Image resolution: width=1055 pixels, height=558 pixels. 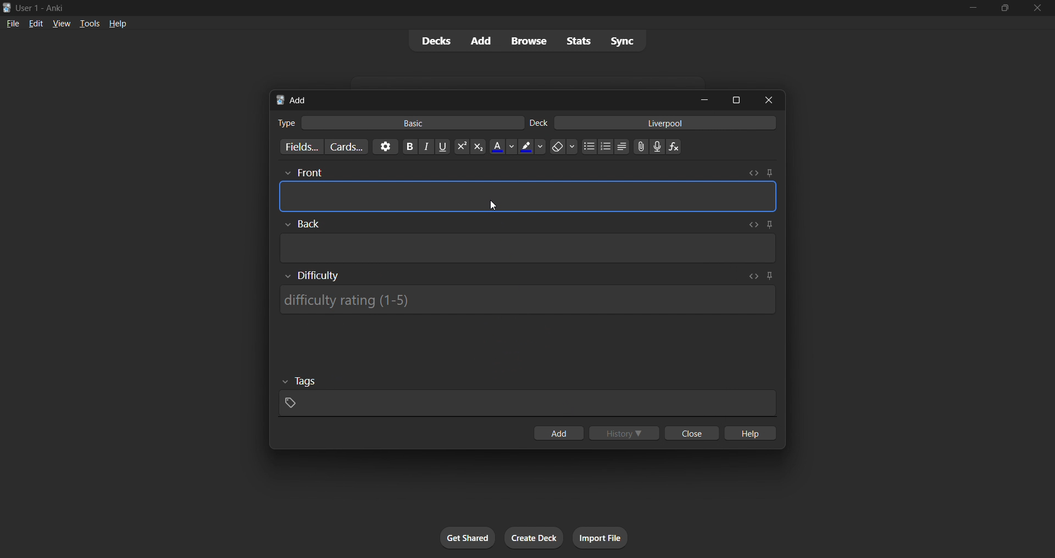 I want to click on help, so click(x=118, y=24).